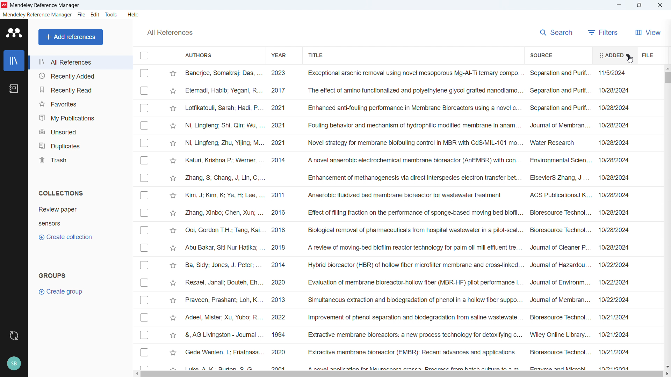 The height and width of the screenshot is (377, 671). Describe the element at coordinates (668, 78) in the screenshot. I see `vertical scrollbar ` at that location.